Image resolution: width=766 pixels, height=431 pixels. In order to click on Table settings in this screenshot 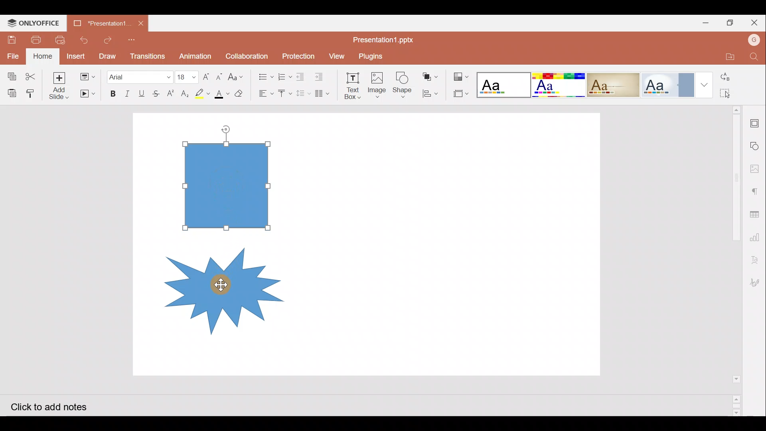, I will do `click(757, 214)`.